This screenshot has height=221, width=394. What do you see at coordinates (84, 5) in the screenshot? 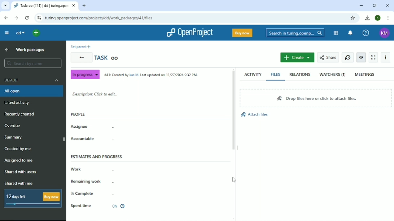
I see `New tab` at bounding box center [84, 5].